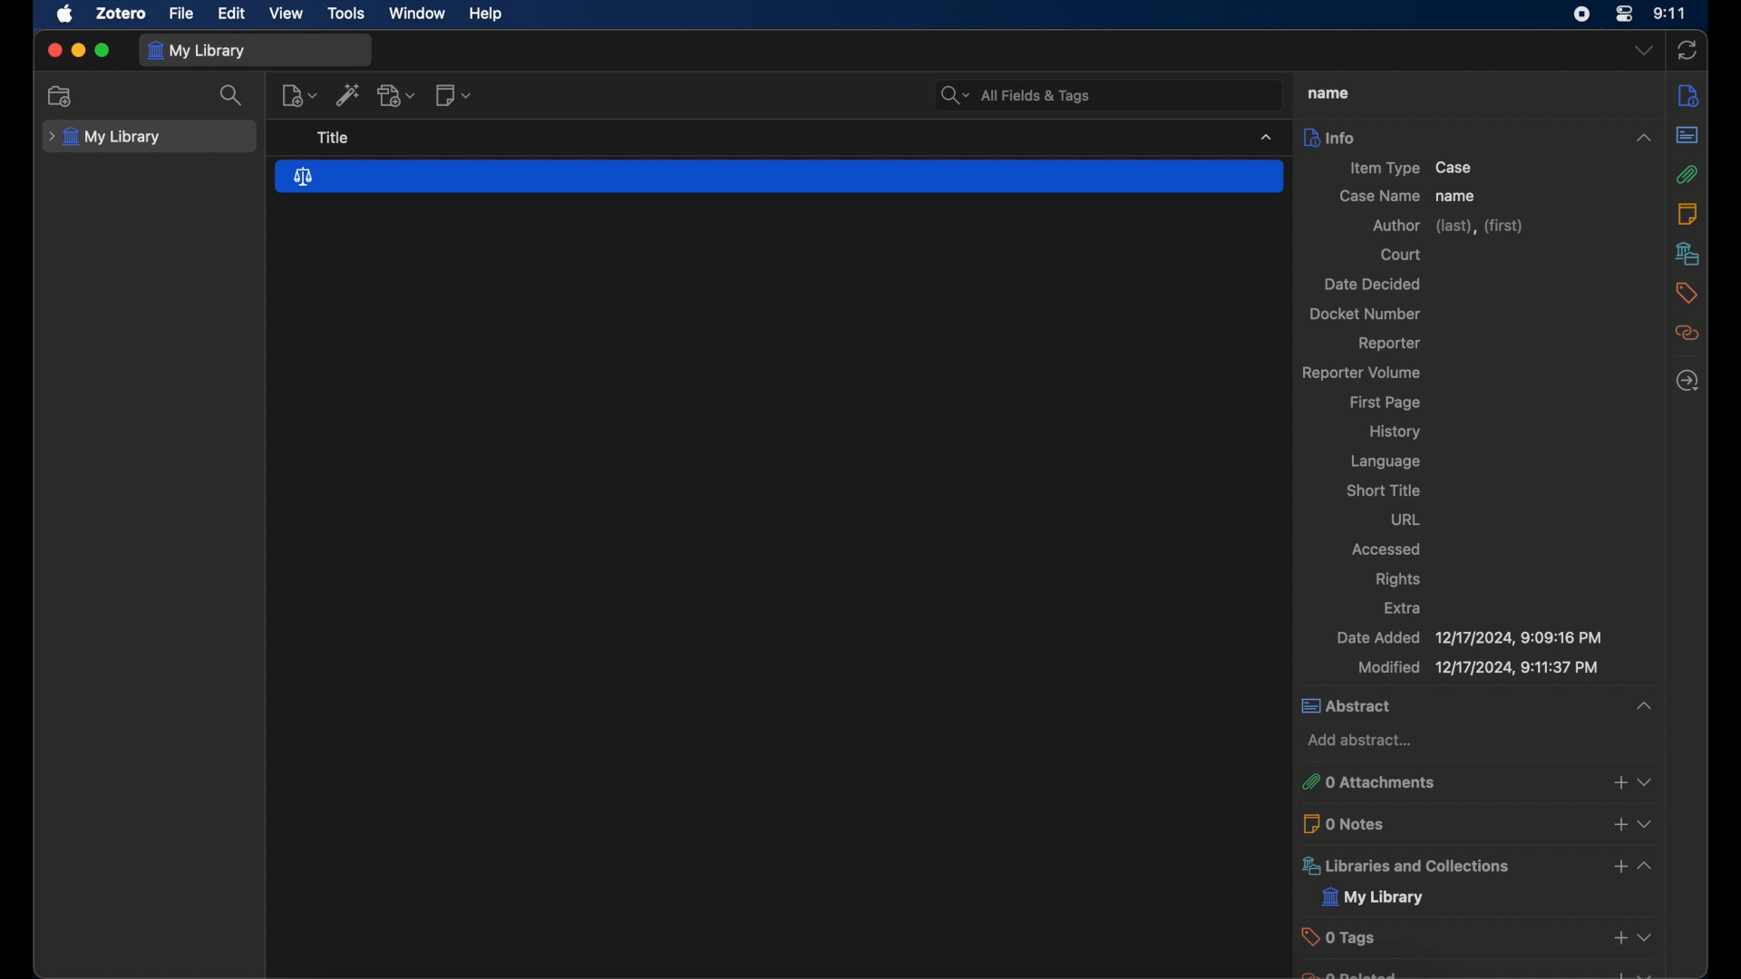 The height and width of the screenshot is (979, 1741). Describe the element at coordinates (1386, 402) in the screenshot. I see `first page` at that location.